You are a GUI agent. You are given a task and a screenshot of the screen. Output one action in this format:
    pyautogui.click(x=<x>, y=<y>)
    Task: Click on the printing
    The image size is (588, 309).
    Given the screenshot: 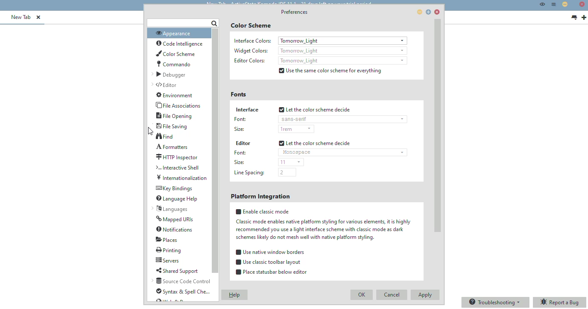 What is the action you would take?
    pyautogui.click(x=169, y=250)
    